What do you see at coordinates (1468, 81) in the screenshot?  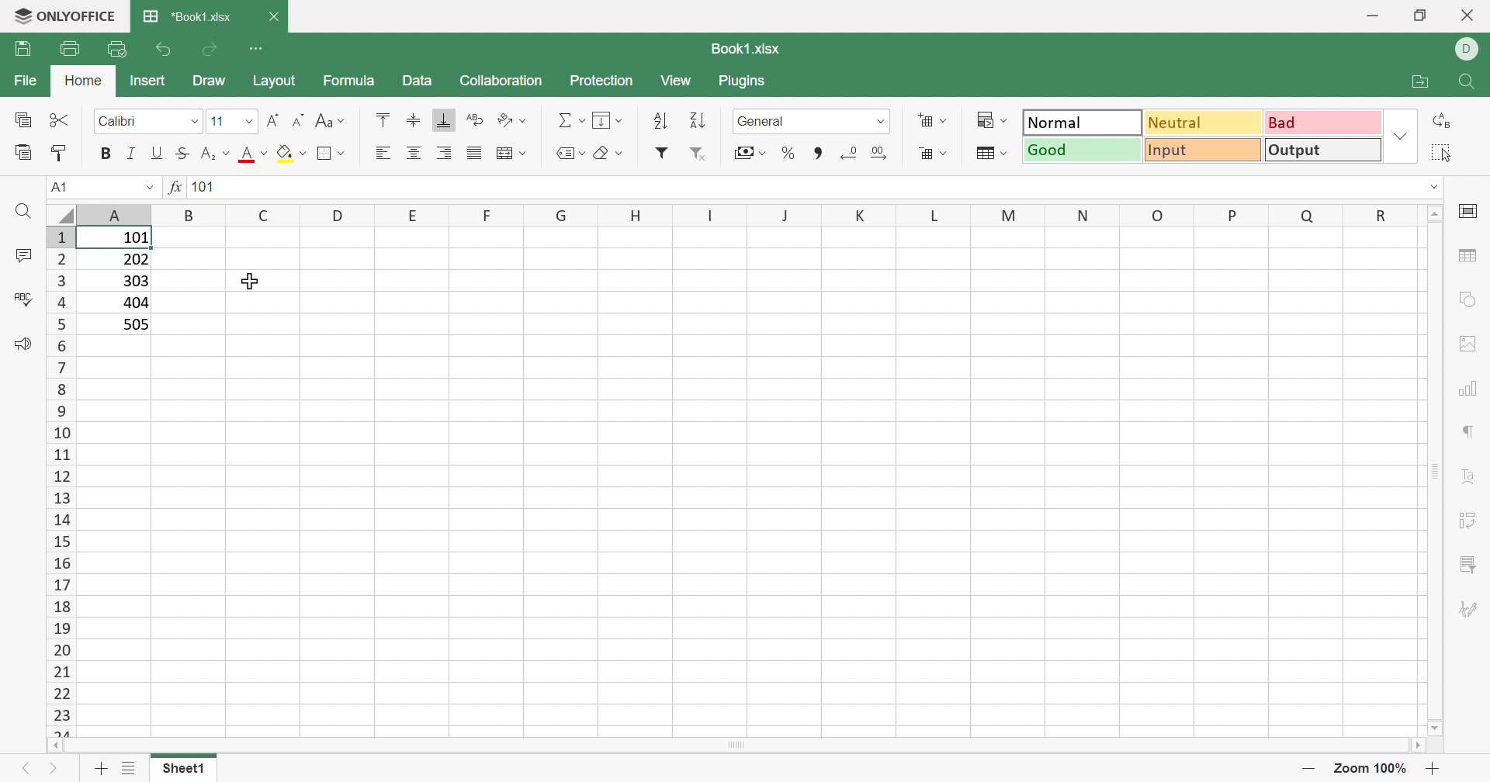 I see `Find` at bounding box center [1468, 81].